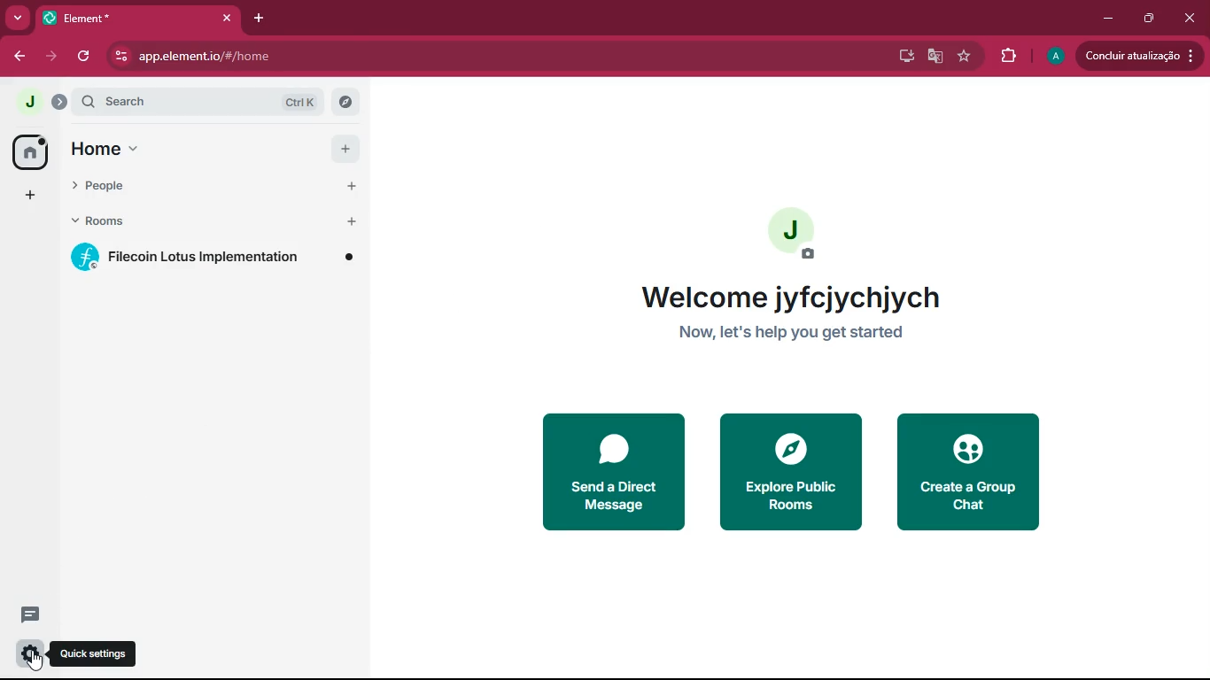 Image resolution: width=1210 pixels, height=680 pixels. Describe the element at coordinates (967, 57) in the screenshot. I see `favourite` at that location.